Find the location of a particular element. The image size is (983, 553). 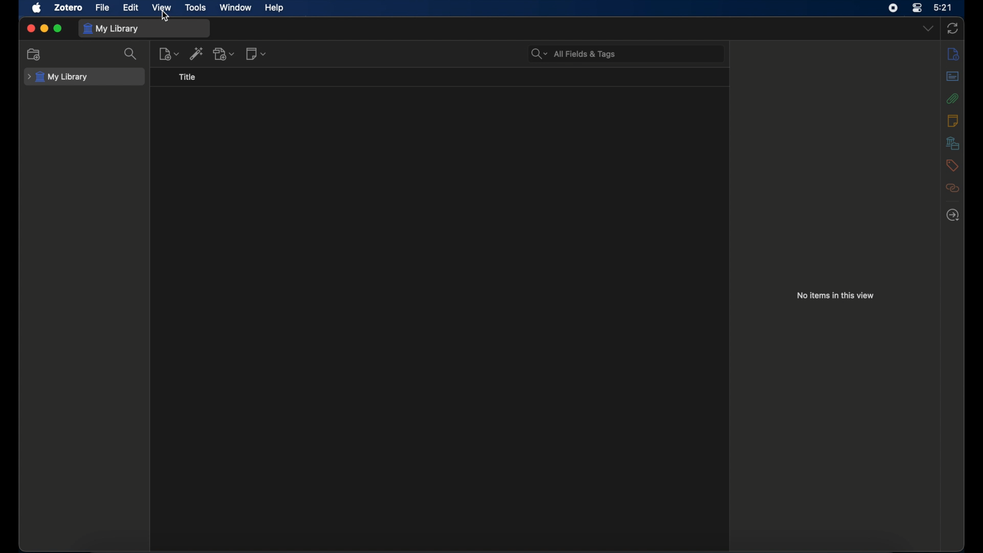

new item is located at coordinates (169, 54).